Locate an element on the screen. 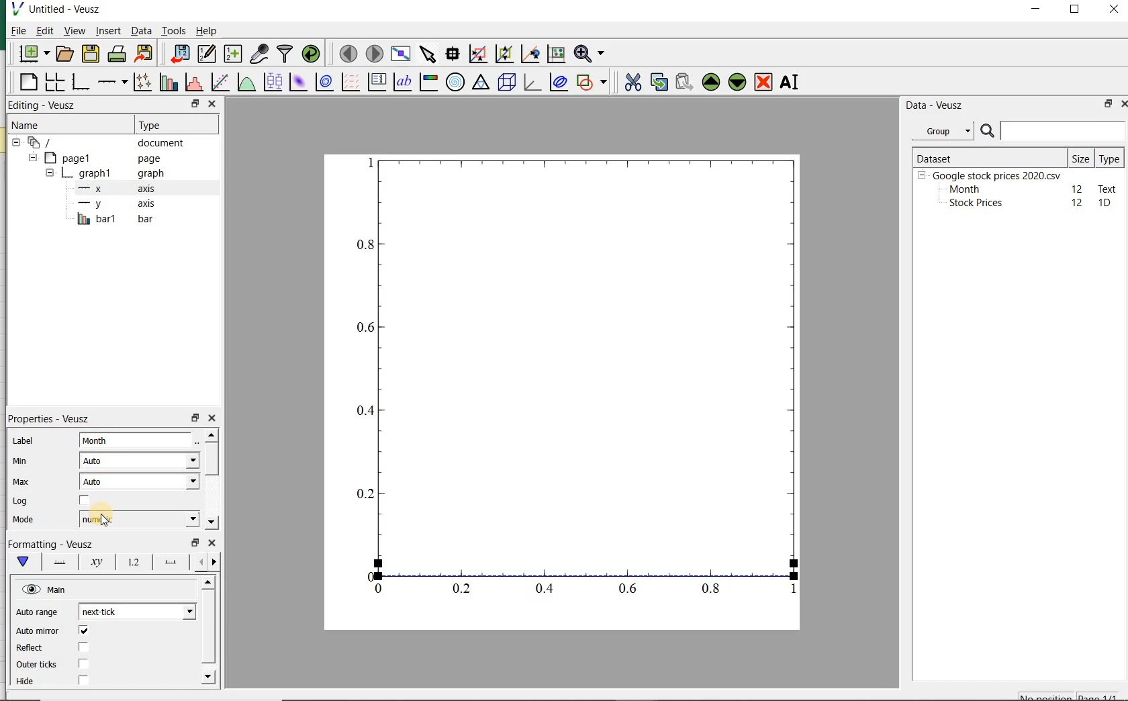  bar1 is located at coordinates (111, 220).